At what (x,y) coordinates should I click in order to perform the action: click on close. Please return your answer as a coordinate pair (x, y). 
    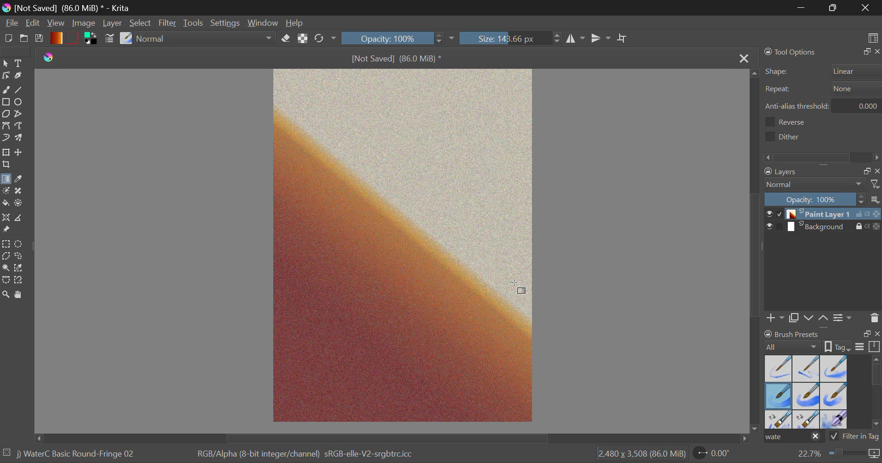
    Looking at the image, I should click on (876, 52).